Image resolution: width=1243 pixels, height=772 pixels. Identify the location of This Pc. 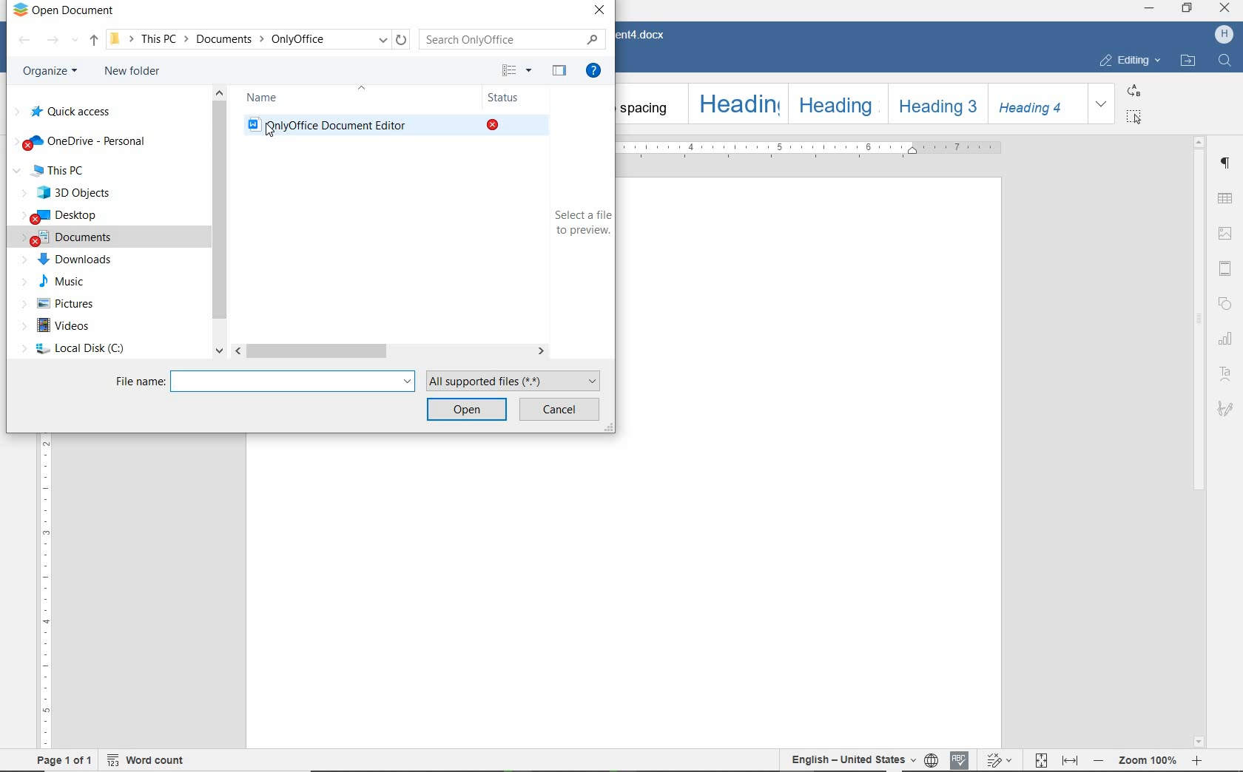
(59, 171).